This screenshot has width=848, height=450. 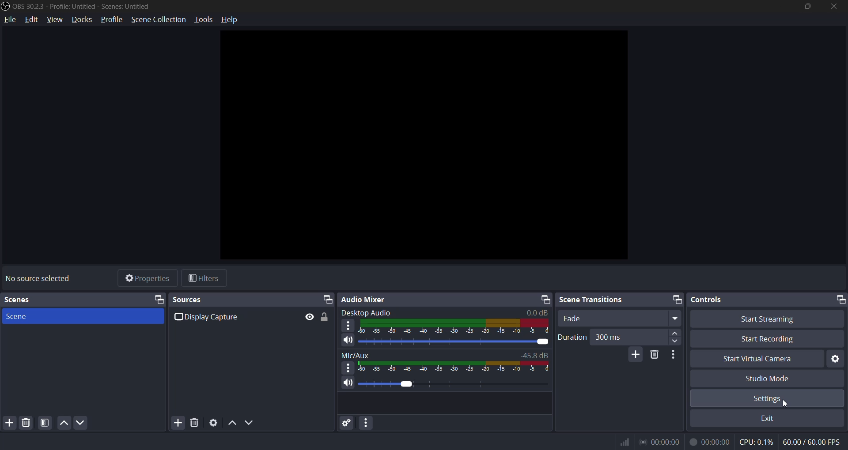 I want to click on 60.00/60.00 FPS, so click(x=811, y=442).